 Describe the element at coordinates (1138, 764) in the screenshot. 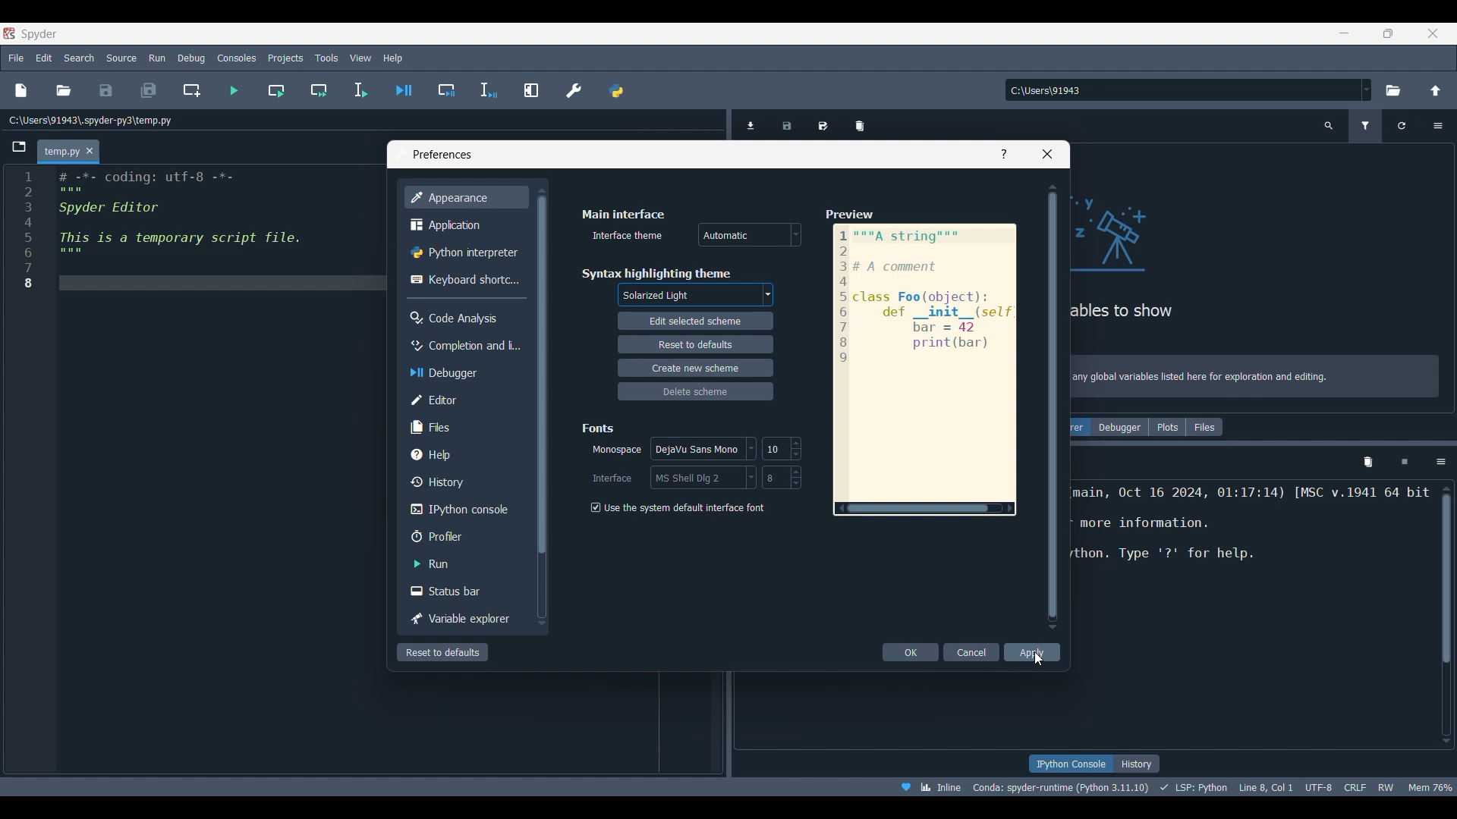

I see `History` at that location.